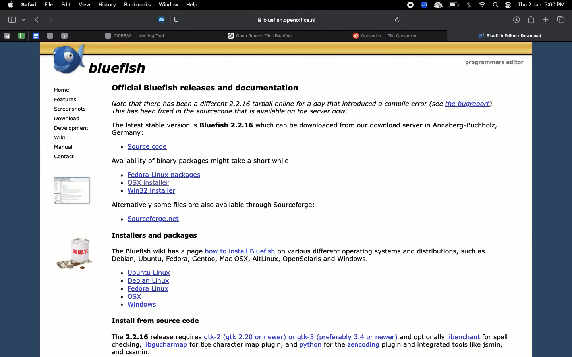 This screenshot has height=357, width=572. Describe the element at coordinates (185, 4) in the screenshot. I see `tools` at that location.